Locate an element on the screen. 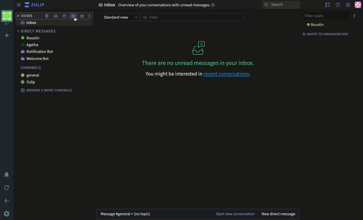  views is located at coordinates (24, 16).